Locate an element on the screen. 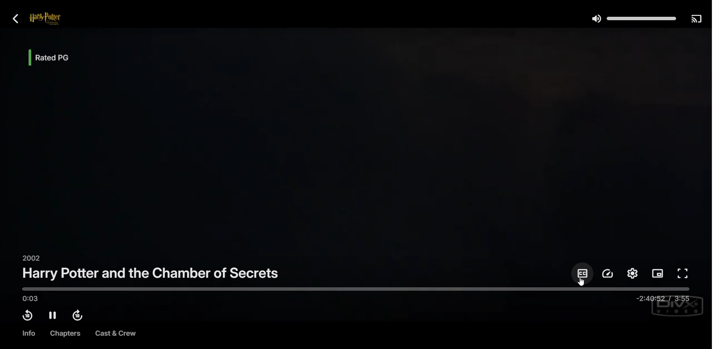 Image resolution: width=713 pixels, height=349 pixels. Fast-forward is located at coordinates (79, 316).